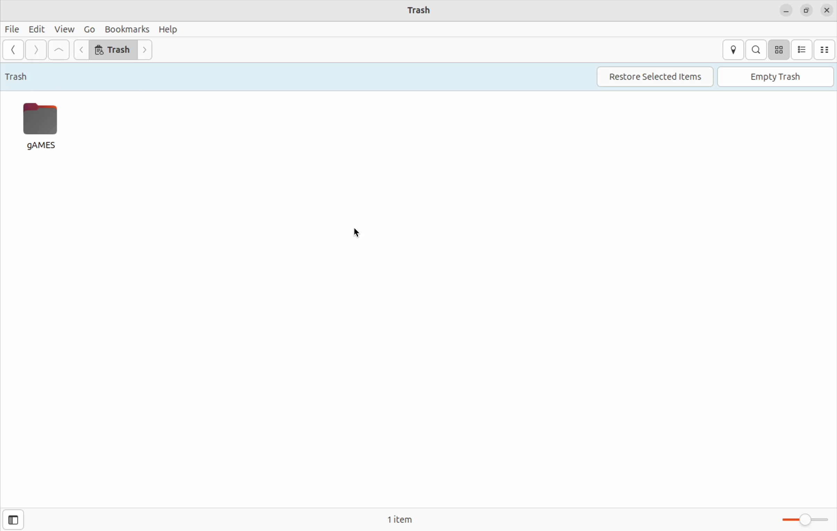 The height and width of the screenshot is (531, 837). I want to click on trash, so click(114, 50).